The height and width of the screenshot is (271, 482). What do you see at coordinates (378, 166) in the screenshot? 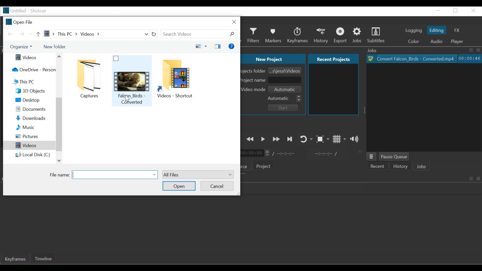
I see `Recent` at bounding box center [378, 166].